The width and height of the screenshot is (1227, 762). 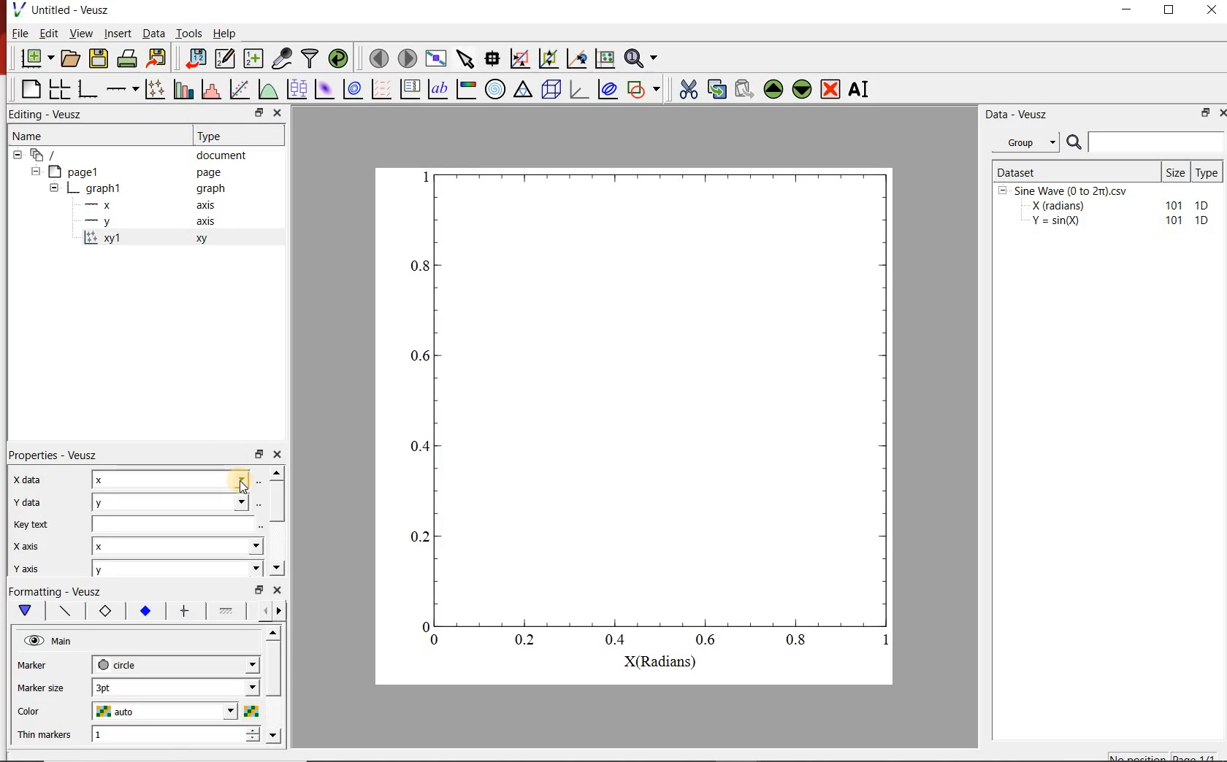 I want to click on Auto mirror, so click(x=41, y=686).